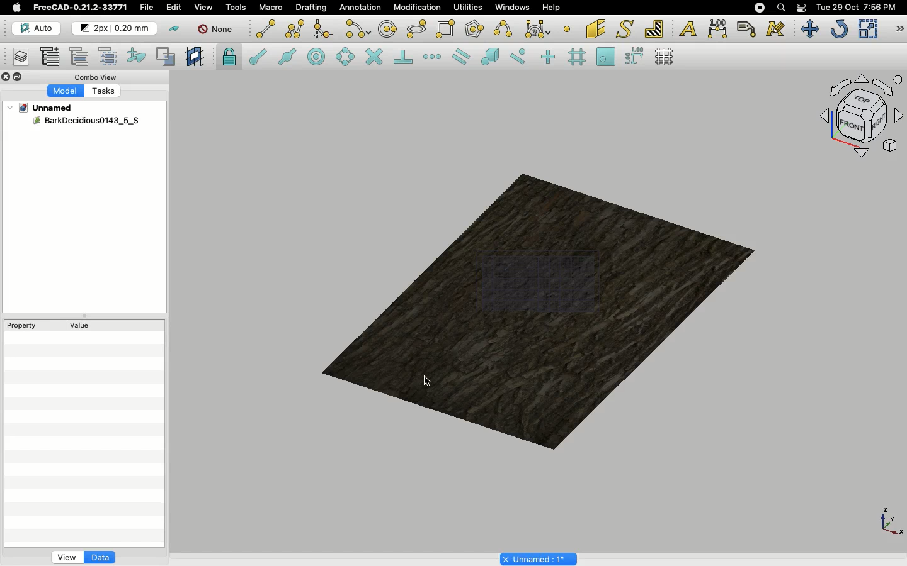 This screenshot has height=566, width=907. What do you see at coordinates (266, 29) in the screenshot?
I see `Line` at bounding box center [266, 29].